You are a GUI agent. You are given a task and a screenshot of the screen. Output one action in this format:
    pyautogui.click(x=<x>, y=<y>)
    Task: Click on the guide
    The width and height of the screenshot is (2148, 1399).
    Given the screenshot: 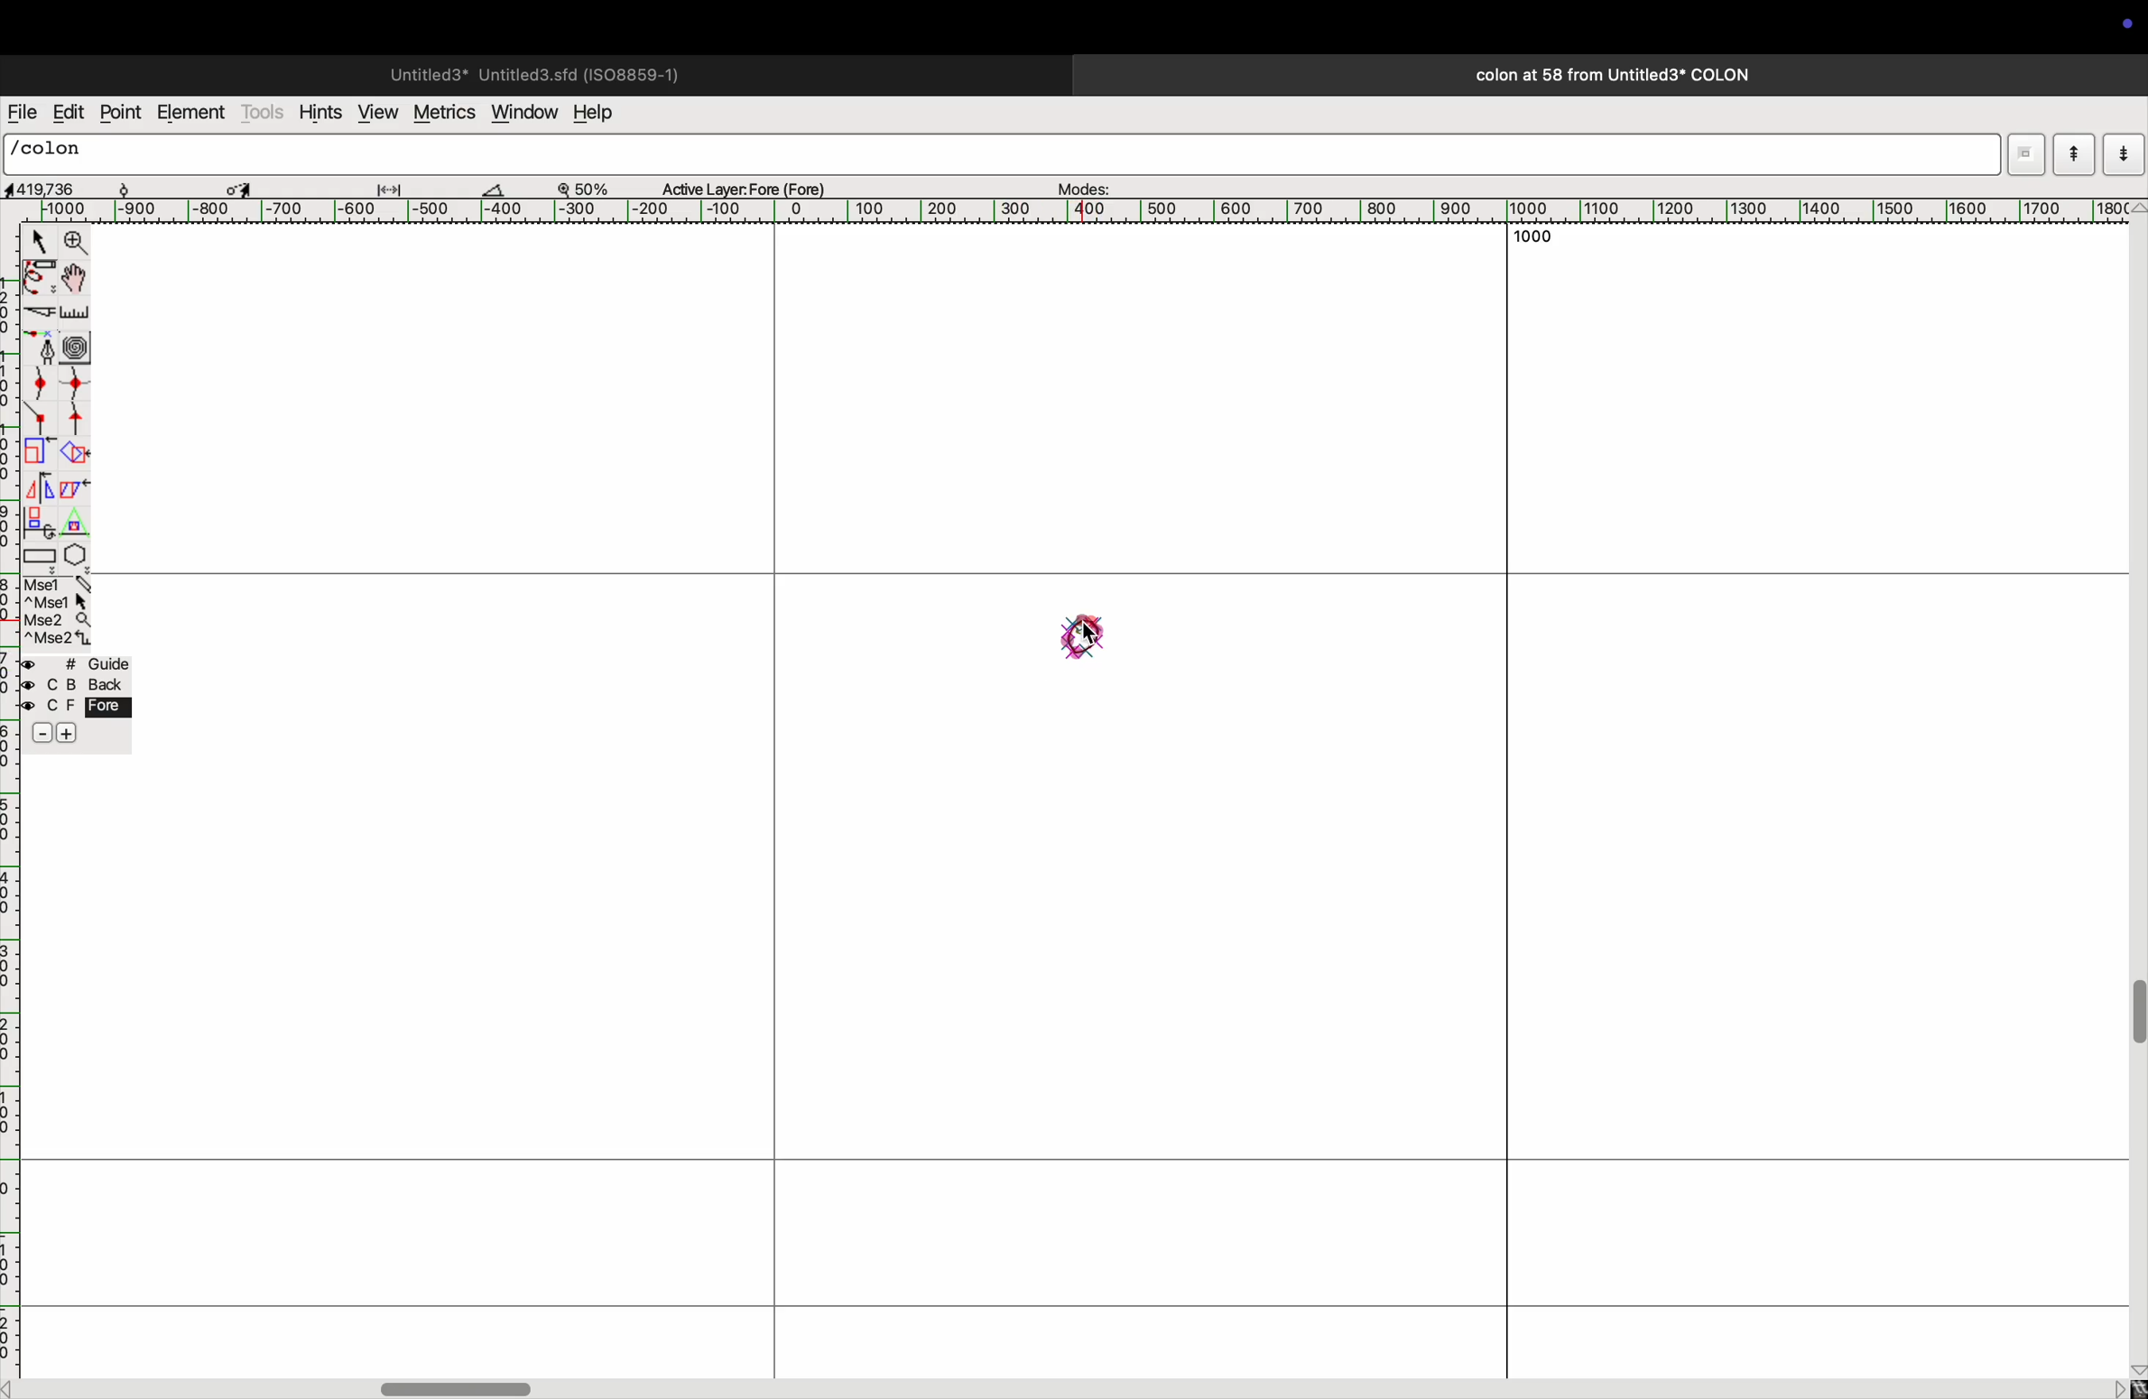 What is the action you would take?
    pyautogui.click(x=81, y=703)
    